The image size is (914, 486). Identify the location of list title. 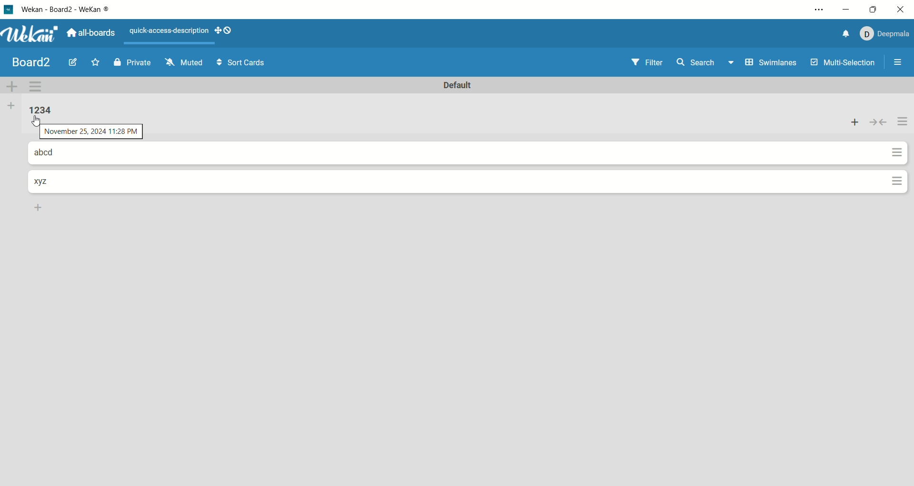
(53, 183).